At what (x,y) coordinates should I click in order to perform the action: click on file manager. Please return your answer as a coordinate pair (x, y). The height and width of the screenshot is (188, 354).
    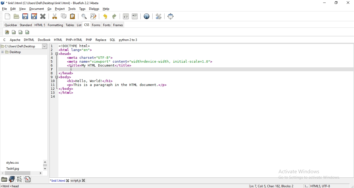
    Looking at the image, I should click on (4, 179).